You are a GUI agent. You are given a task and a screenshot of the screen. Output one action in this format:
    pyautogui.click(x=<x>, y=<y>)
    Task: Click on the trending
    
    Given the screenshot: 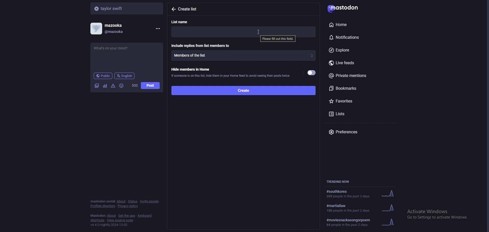 What is the action you would take?
    pyautogui.click(x=364, y=208)
    